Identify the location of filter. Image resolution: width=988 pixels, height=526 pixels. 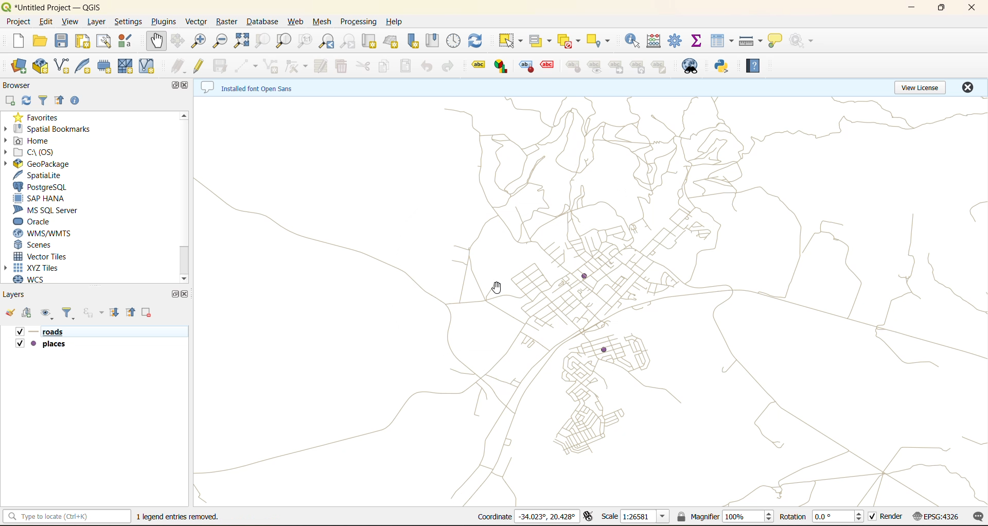
(43, 101).